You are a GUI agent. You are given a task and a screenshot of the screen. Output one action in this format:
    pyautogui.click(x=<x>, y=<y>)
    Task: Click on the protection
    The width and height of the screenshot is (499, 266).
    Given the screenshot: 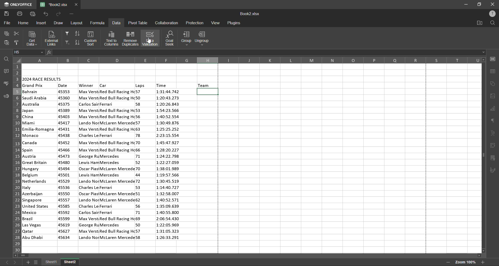 What is the action you would take?
    pyautogui.click(x=195, y=23)
    